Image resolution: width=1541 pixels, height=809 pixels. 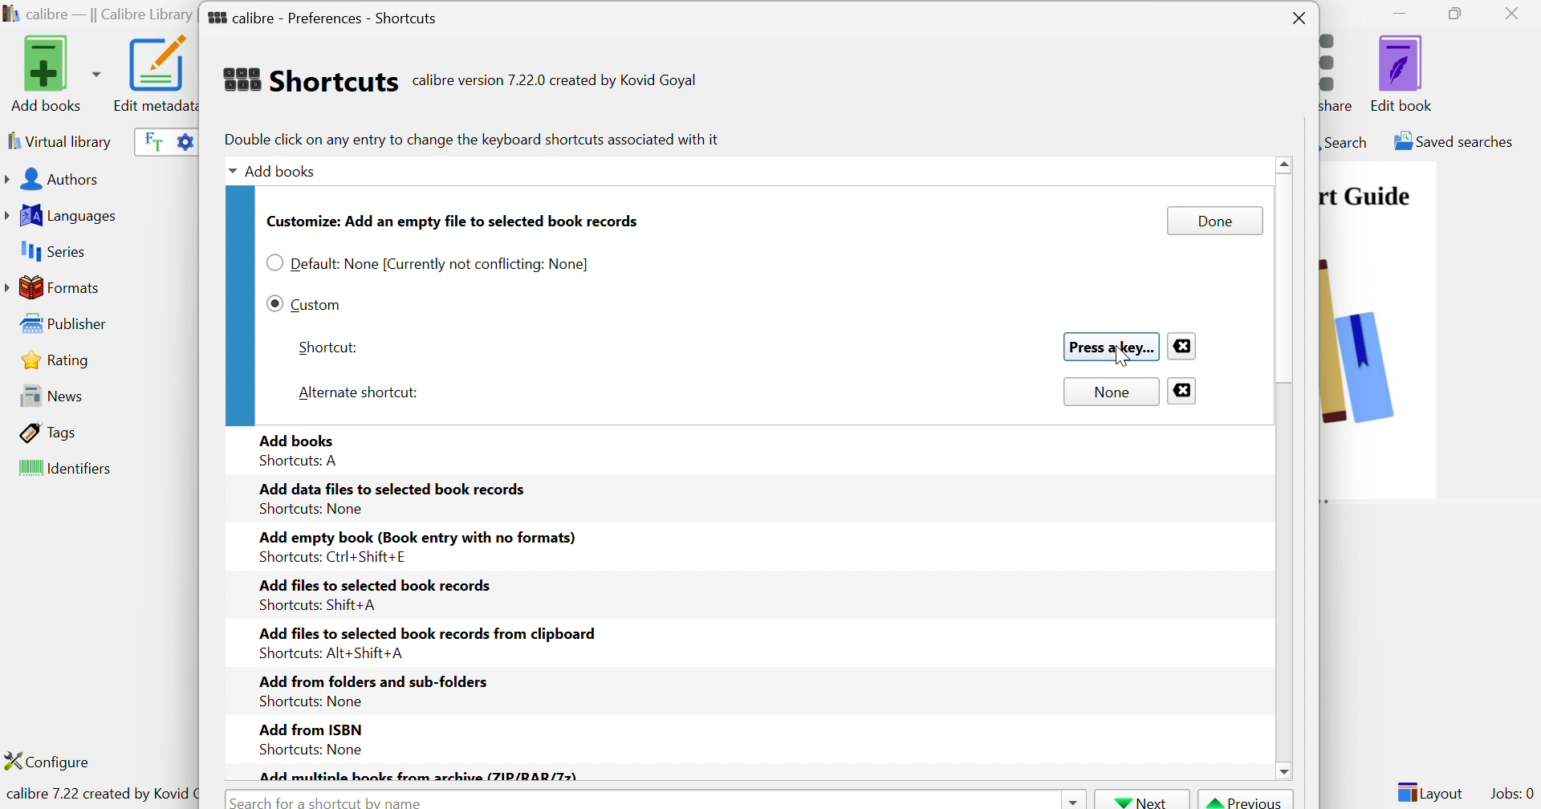 What do you see at coordinates (51, 252) in the screenshot?
I see `Series` at bounding box center [51, 252].